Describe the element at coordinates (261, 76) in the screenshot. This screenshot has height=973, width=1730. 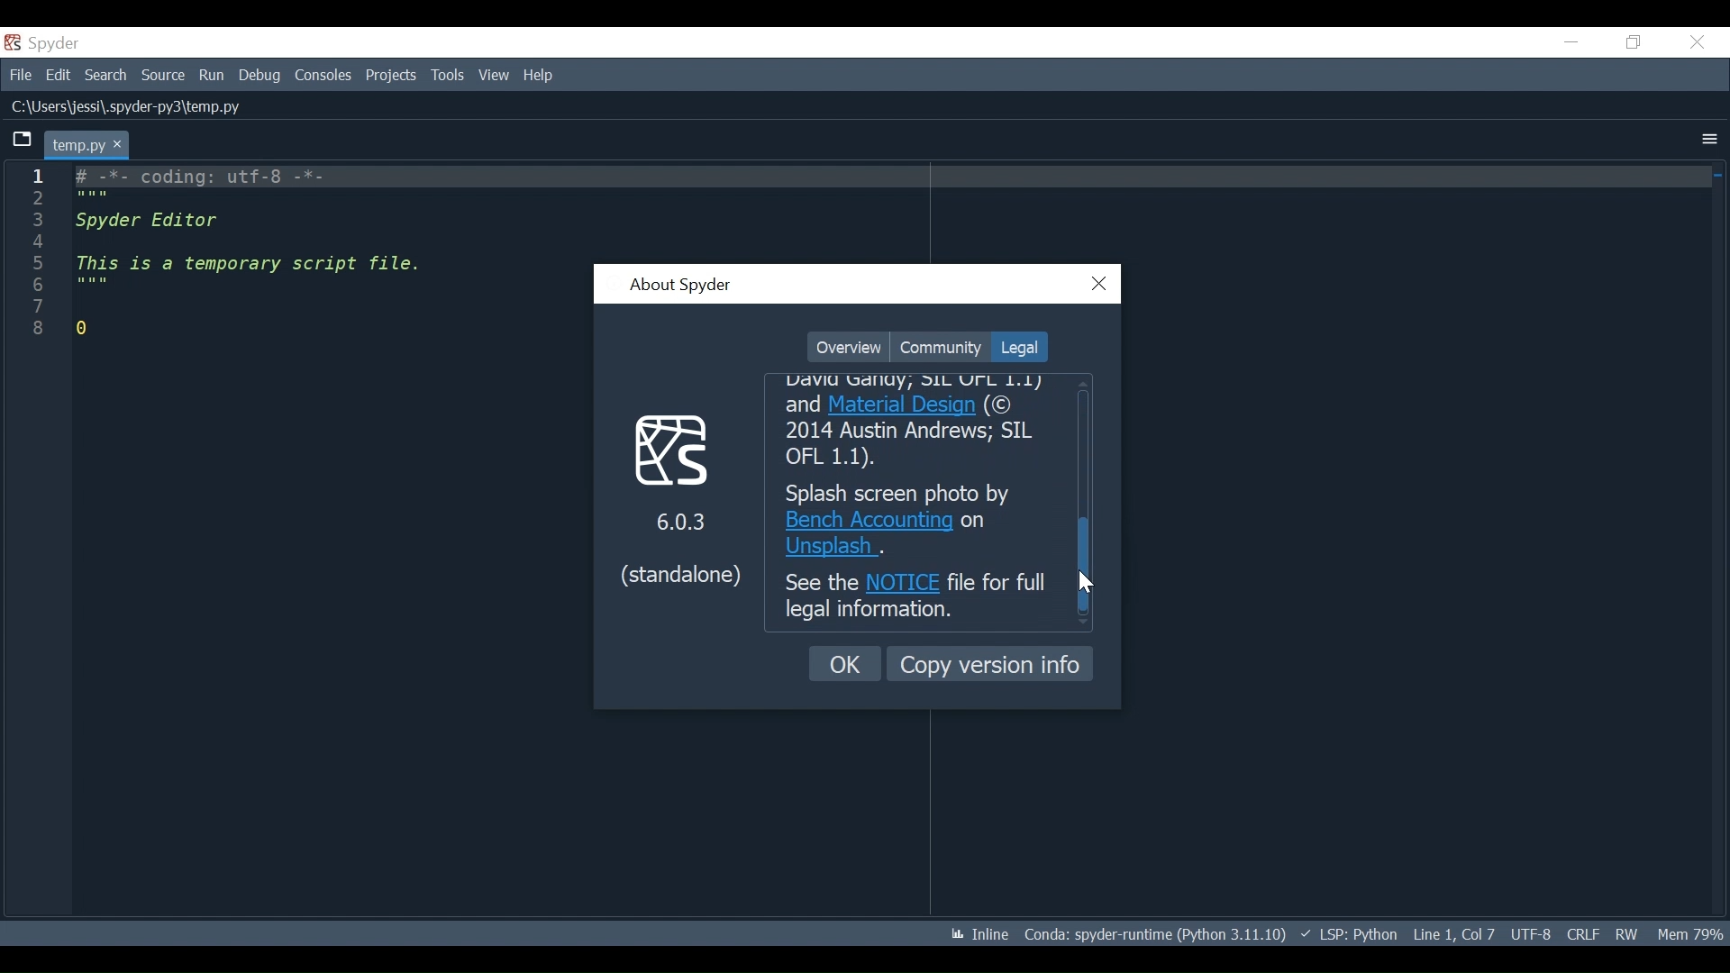
I see `Debug` at that location.